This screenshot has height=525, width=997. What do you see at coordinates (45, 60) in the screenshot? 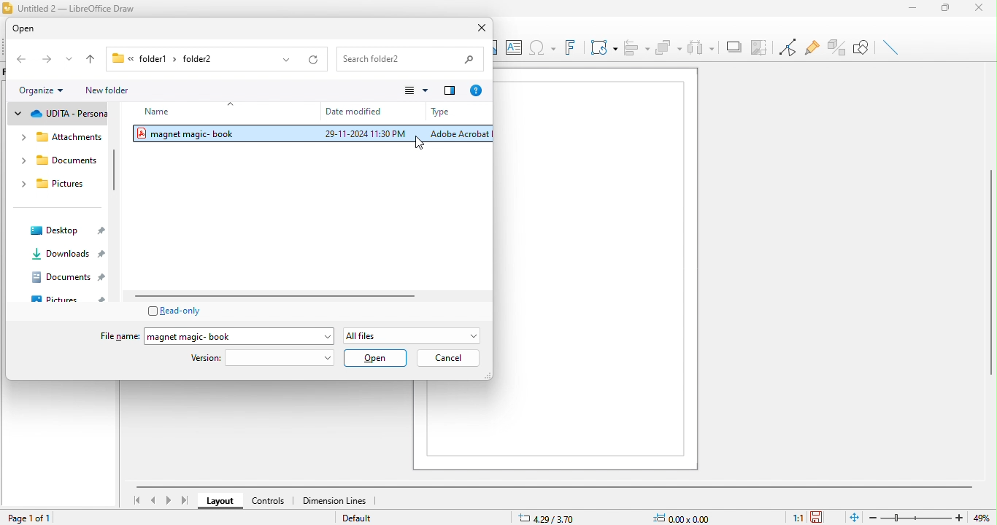
I see `forward` at bounding box center [45, 60].